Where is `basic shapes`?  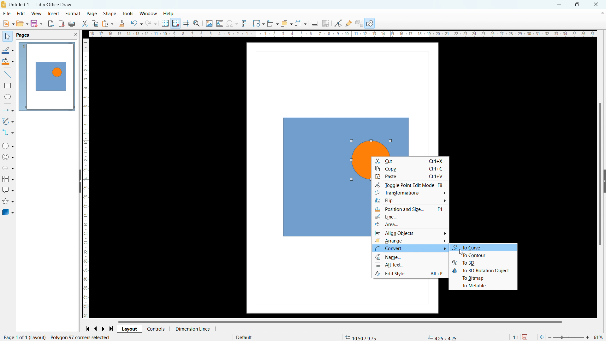 basic shapes is located at coordinates (8, 146).